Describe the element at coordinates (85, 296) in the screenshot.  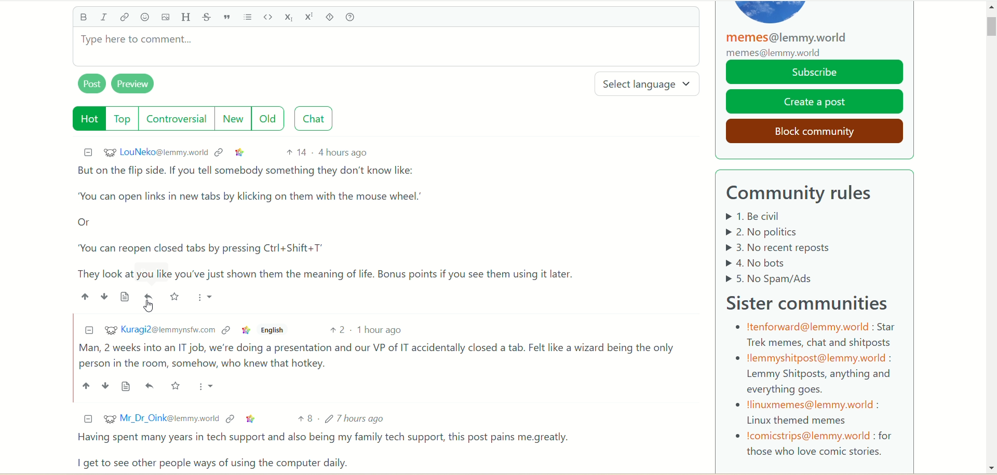
I see `upvote` at that location.